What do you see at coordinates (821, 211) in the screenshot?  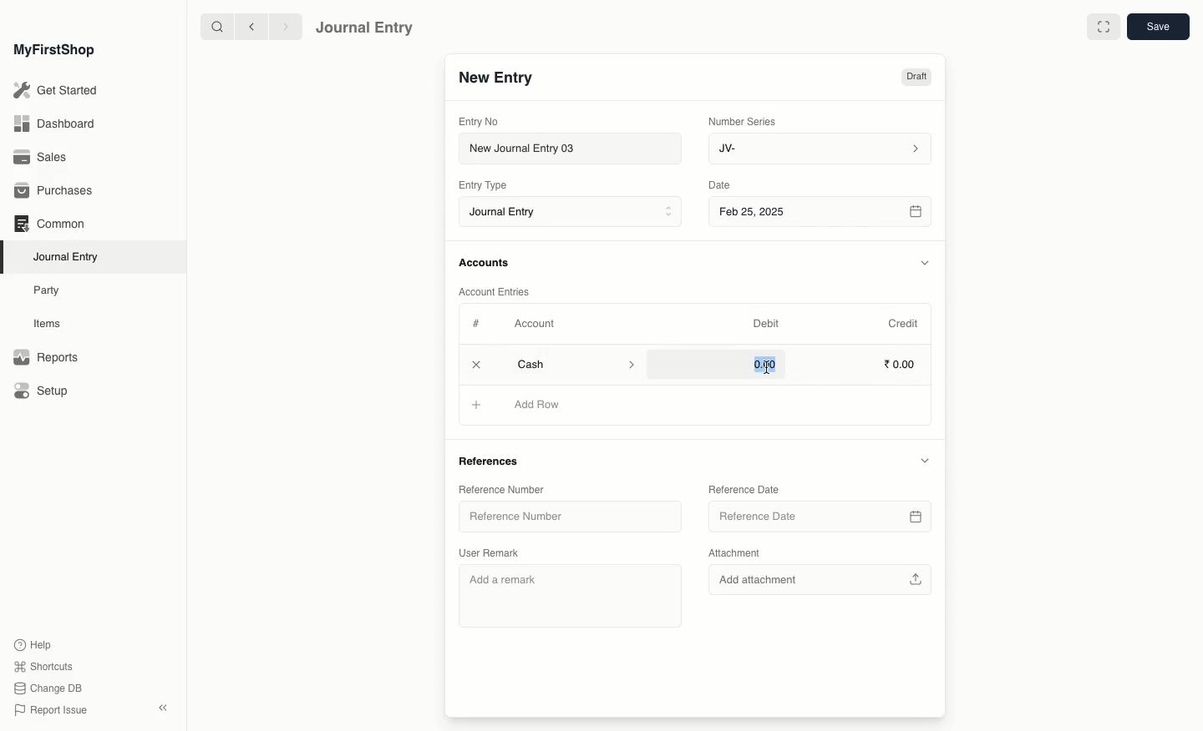 I see `Feb 25, 2025 8` at bounding box center [821, 211].